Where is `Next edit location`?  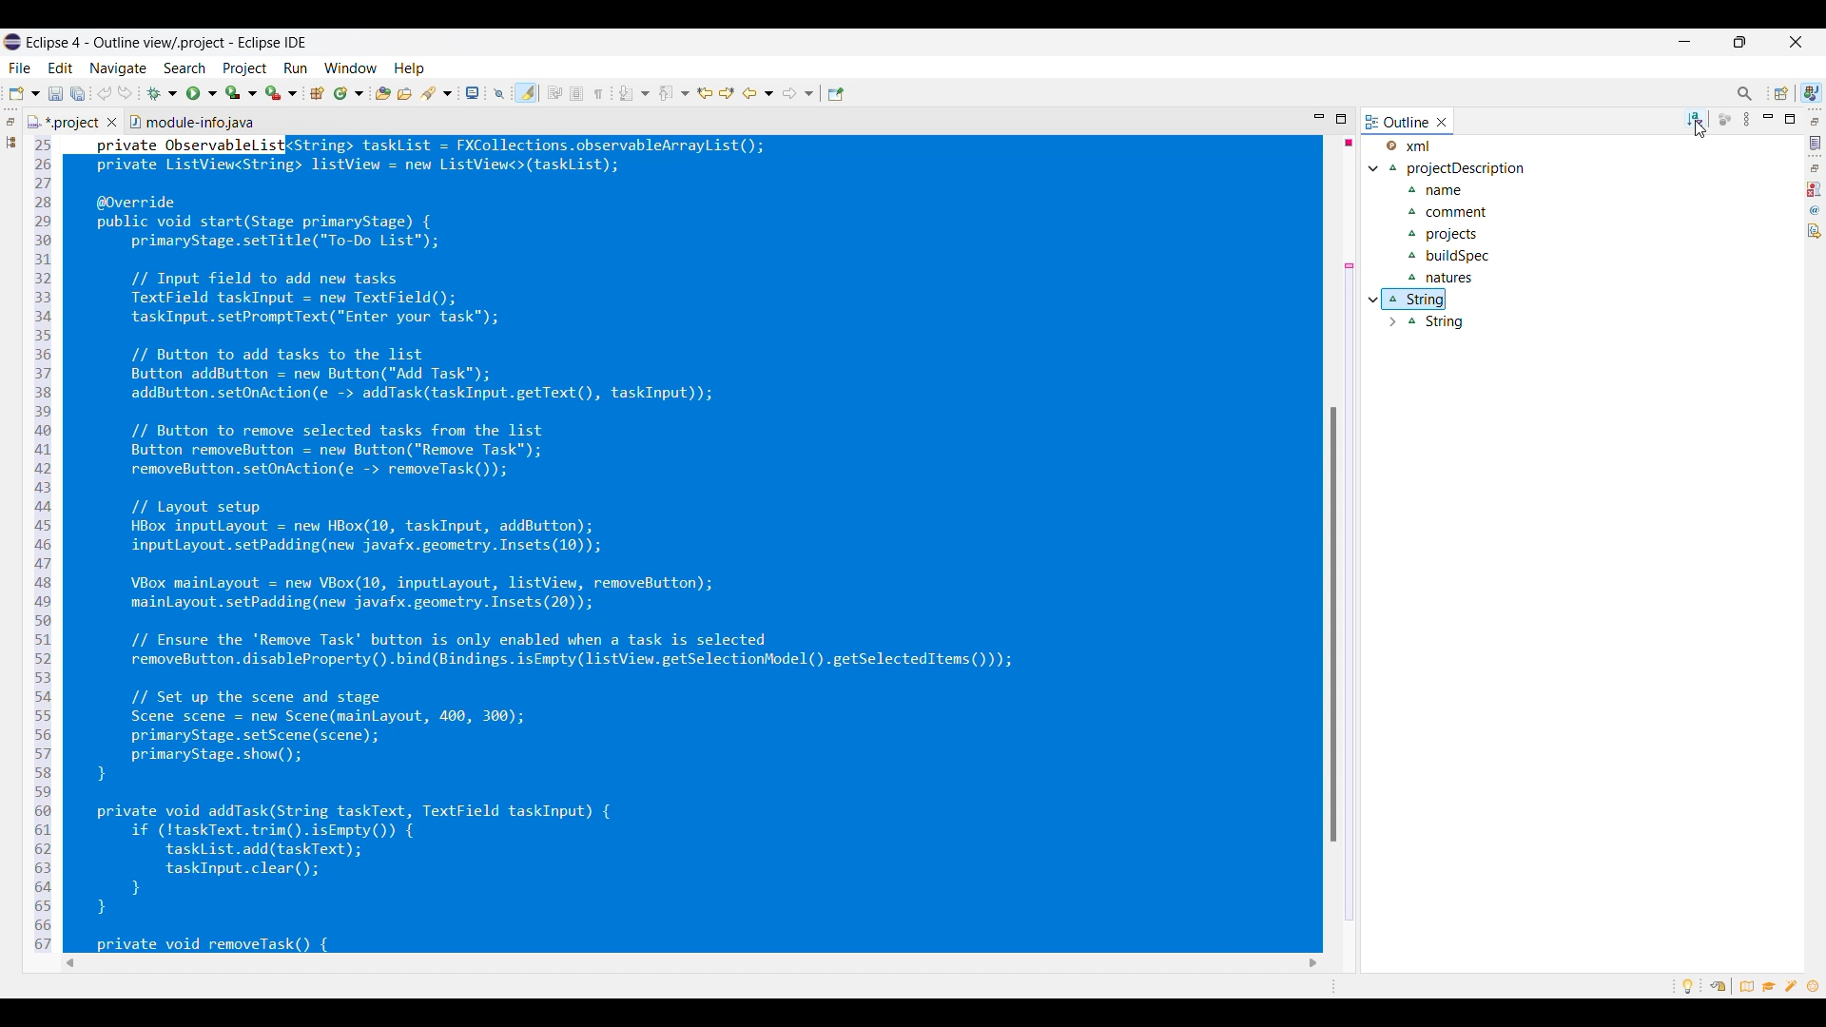 Next edit location is located at coordinates (728, 93).